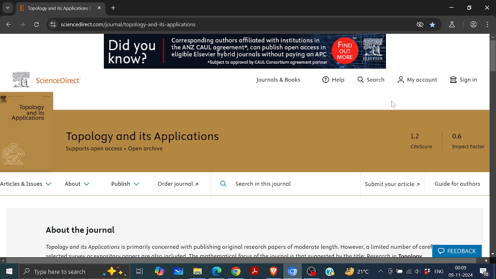 The image size is (496, 279). Describe the element at coordinates (466, 143) in the screenshot. I see `0.6 Impact factor` at that location.